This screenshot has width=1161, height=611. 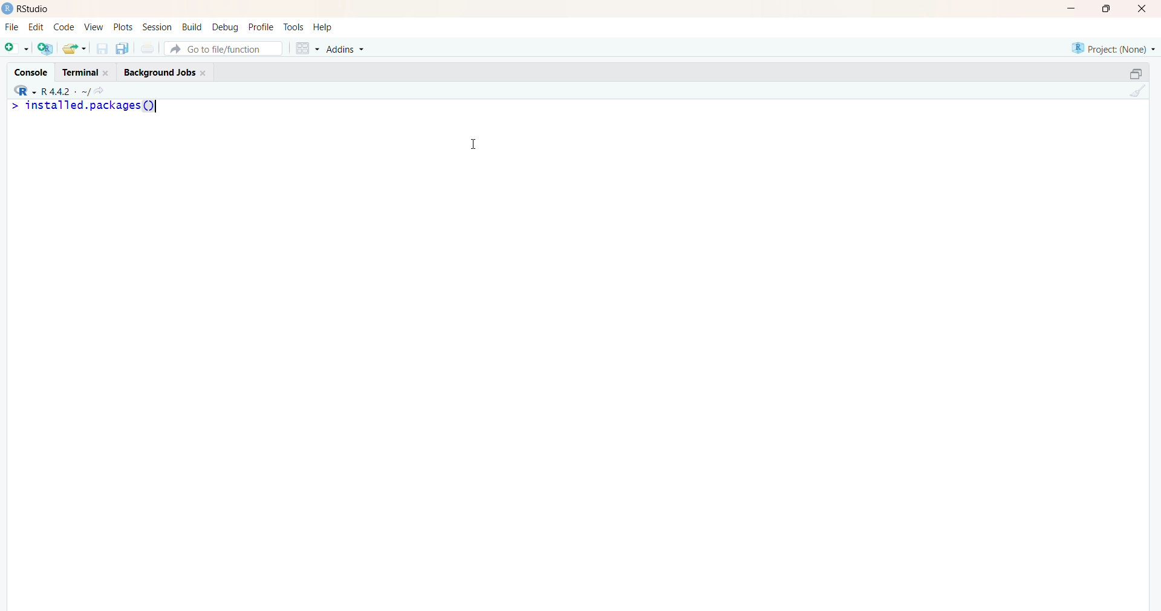 I want to click on print the current file, so click(x=148, y=49).